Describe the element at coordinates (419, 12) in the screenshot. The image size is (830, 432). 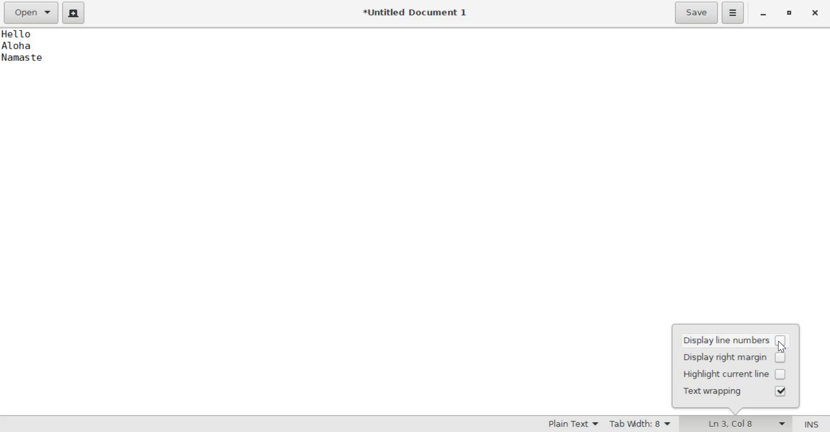
I see `*Untitled Document 1` at that location.